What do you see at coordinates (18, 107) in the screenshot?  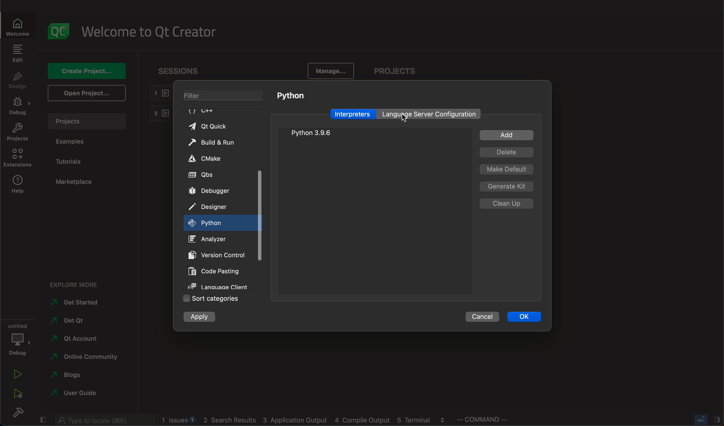 I see `debug` at bounding box center [18, 107].